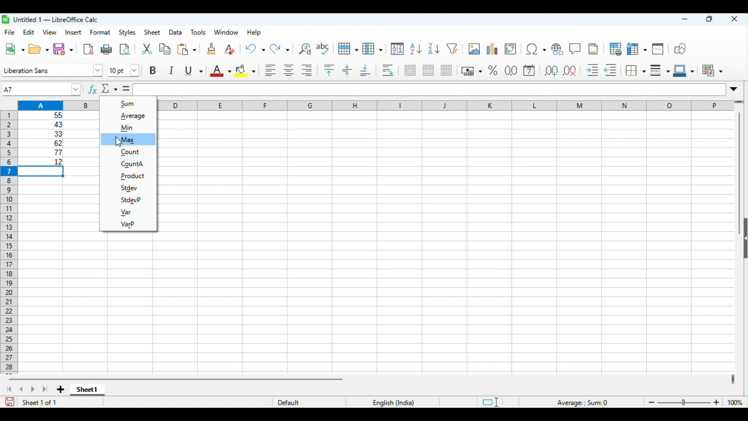 This screenshot has height=421, width=748. Describe the element at coordinates (736, 89) in the screenshot. I see `expand` at that location.